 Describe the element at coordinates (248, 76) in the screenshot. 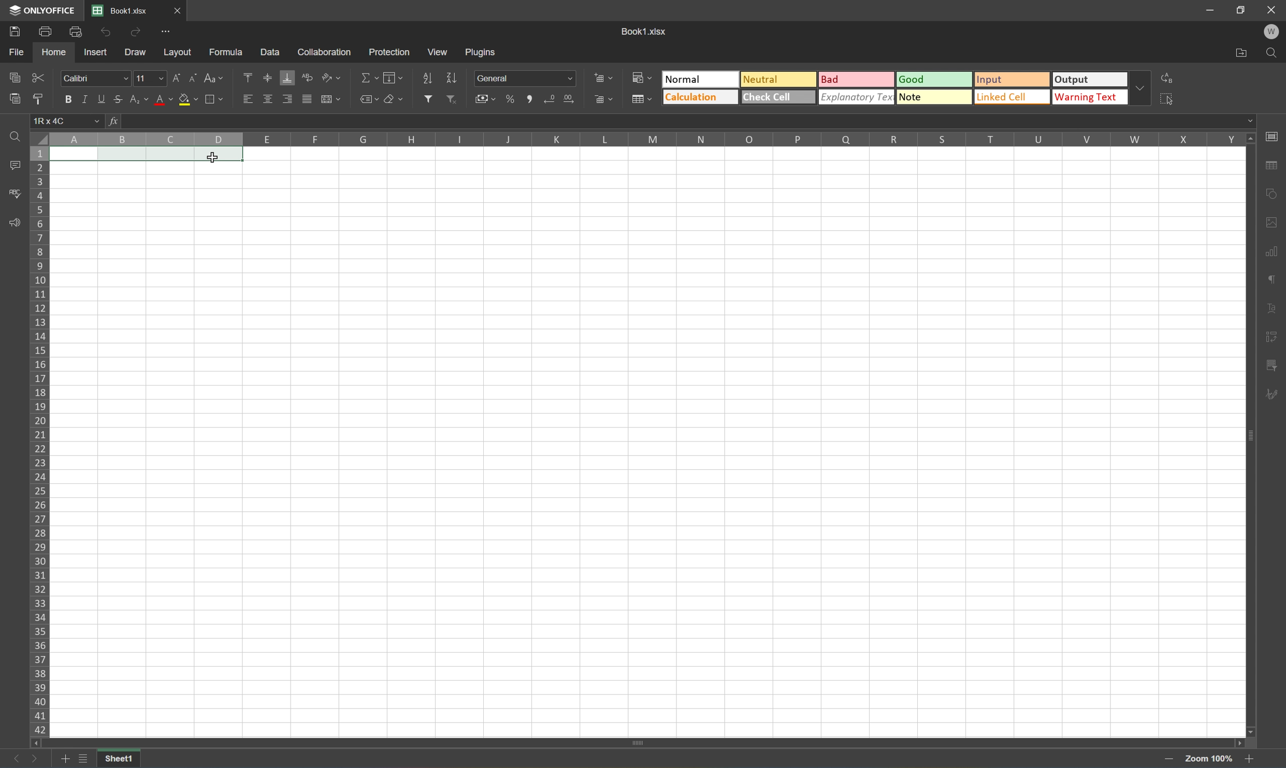

I see `Align top` at that location.